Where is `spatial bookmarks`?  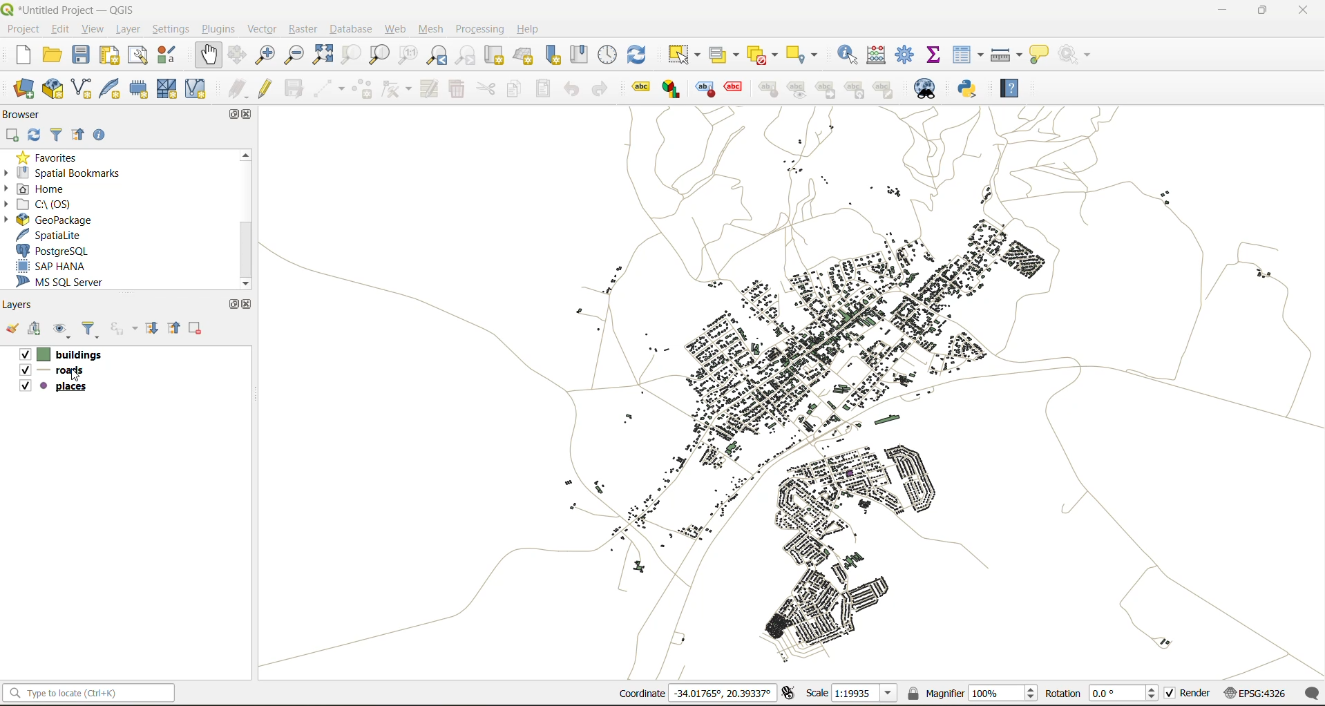 spatial bookmarks is located at coordinates (71, 173).